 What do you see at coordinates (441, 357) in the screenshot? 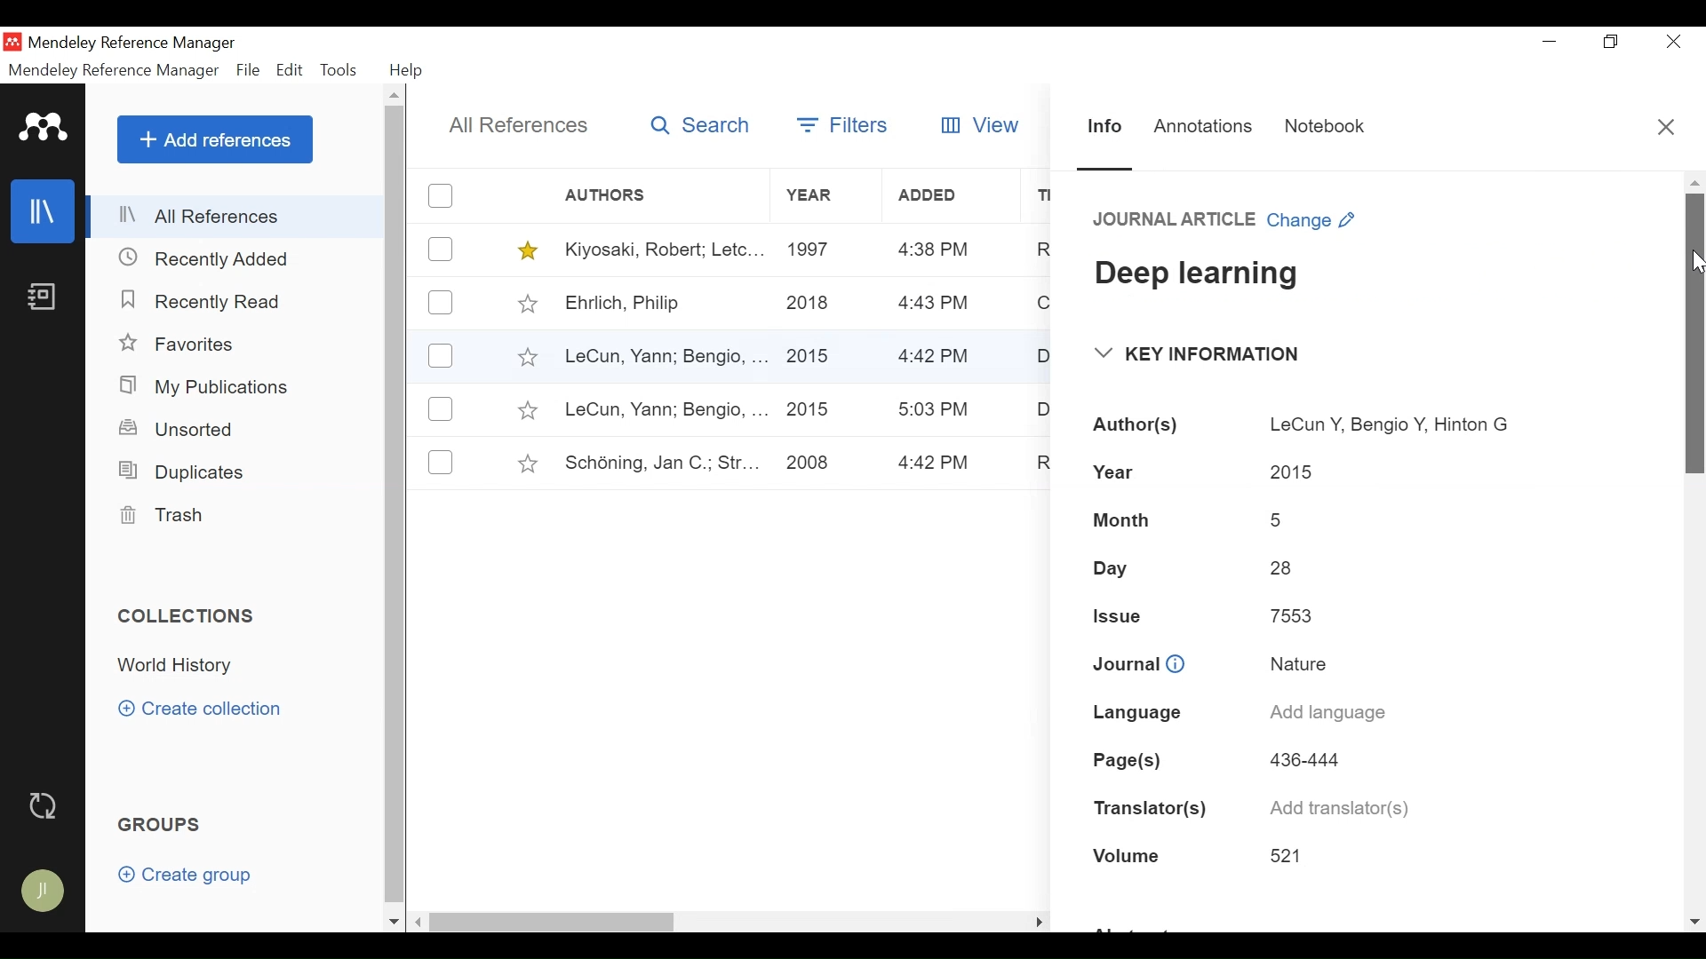
I see `(un)select` at bounding box center [441, 357].